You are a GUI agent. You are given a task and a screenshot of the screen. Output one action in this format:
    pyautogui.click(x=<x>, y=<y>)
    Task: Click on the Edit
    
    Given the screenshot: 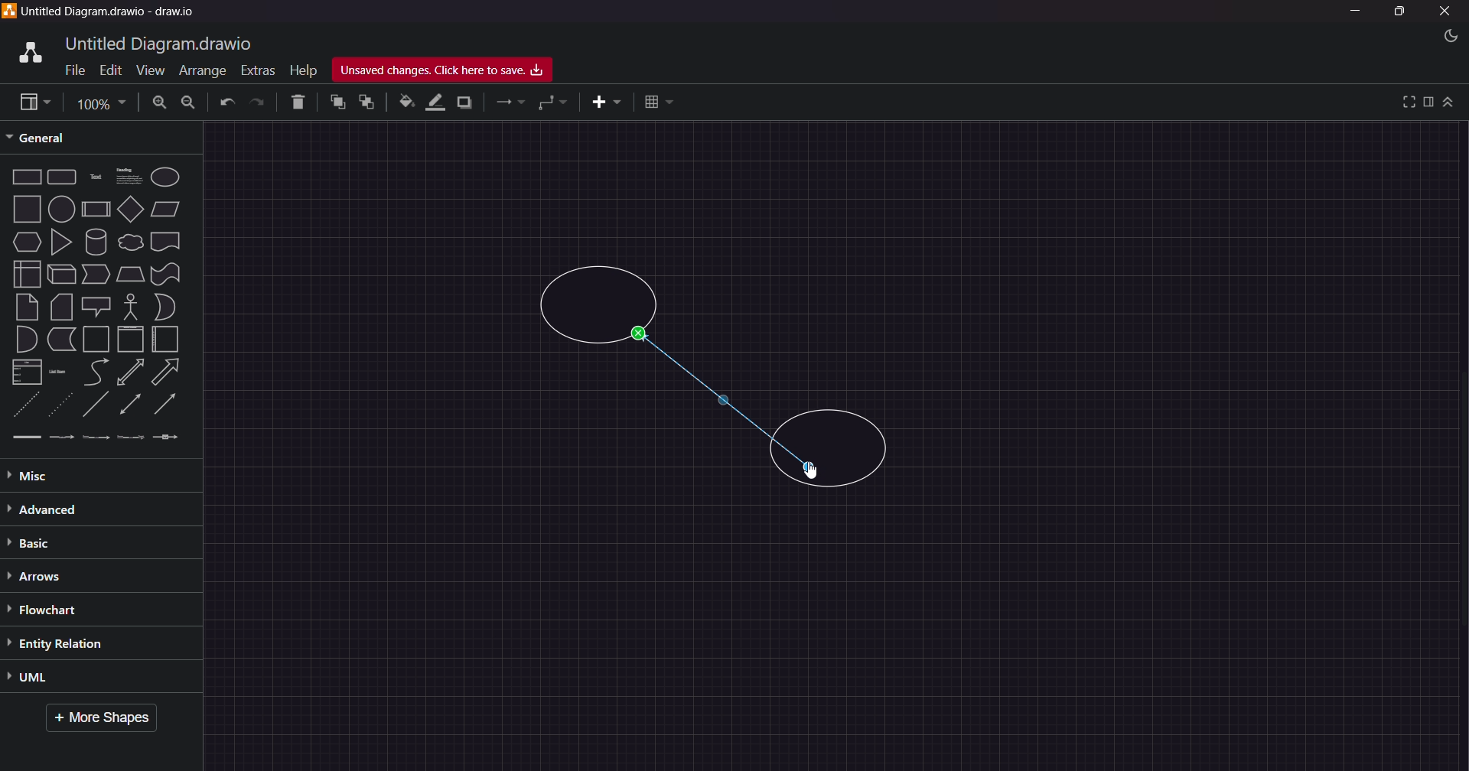 What is the action you would take?
    pyautogui.click(x=107, y=69)
    